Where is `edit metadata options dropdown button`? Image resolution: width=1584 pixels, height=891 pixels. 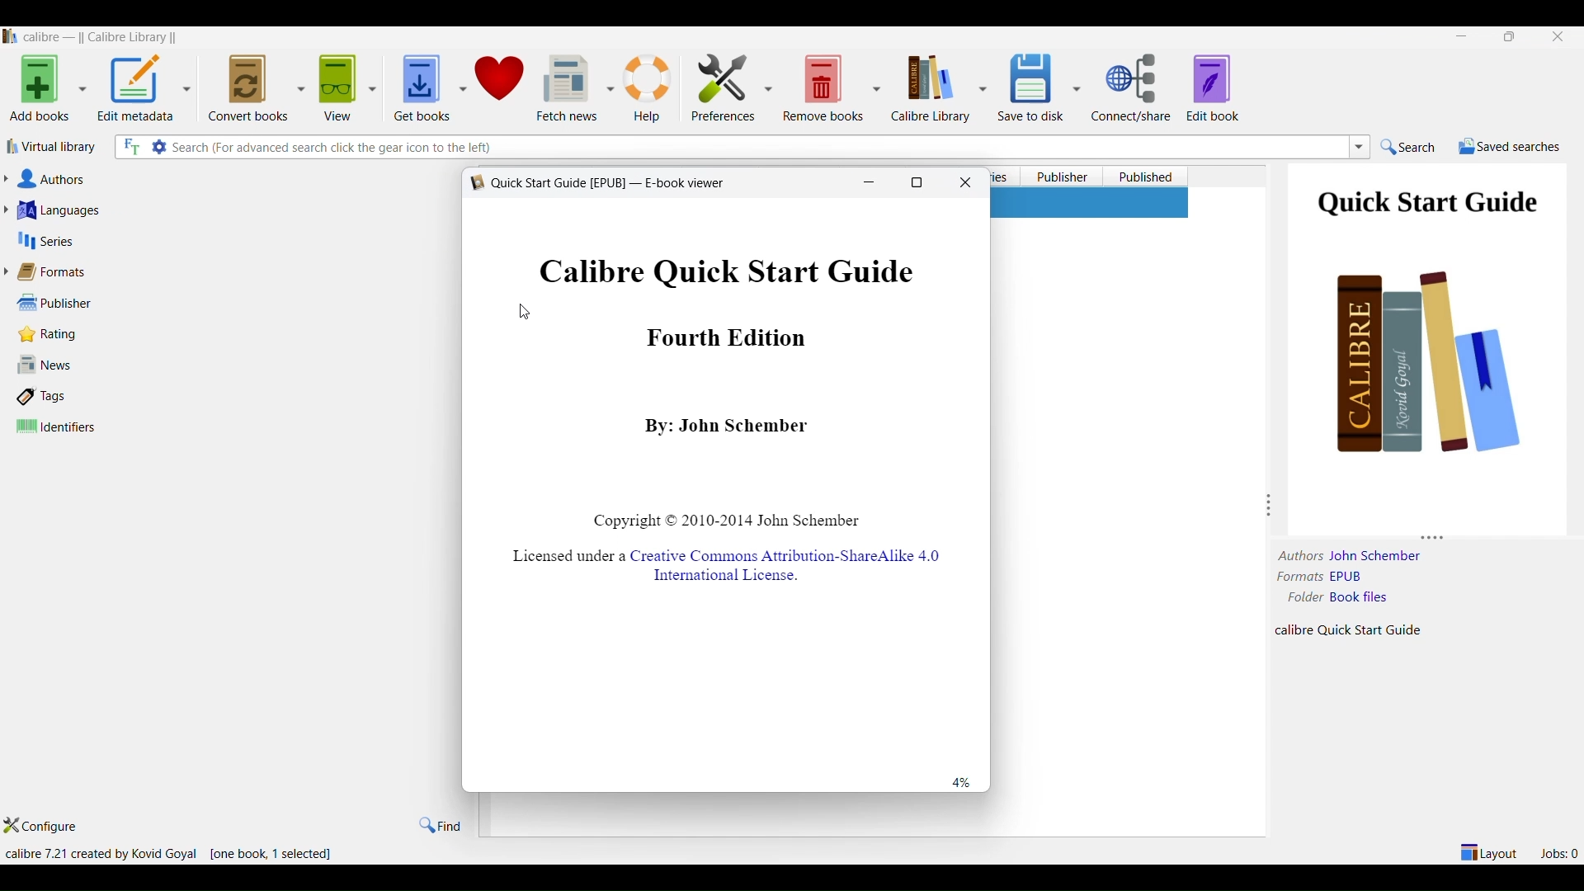
edit metadata options dropdown button is located at coordinates (189, 87).